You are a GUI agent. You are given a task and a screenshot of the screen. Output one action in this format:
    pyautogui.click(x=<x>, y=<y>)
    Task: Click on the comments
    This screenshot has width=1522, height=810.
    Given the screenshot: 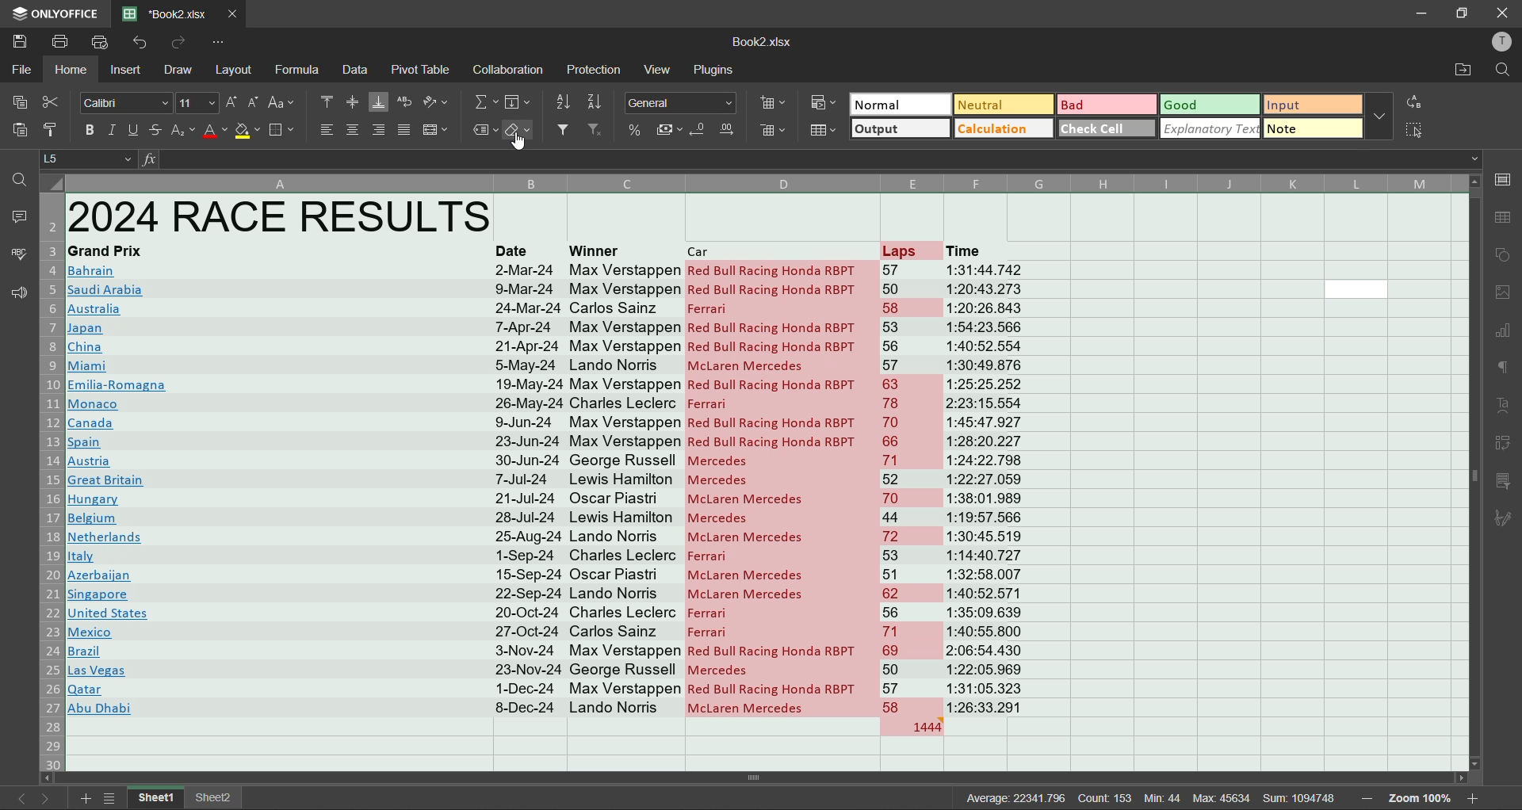 What is the action you would take?
    pyautogui.click(x=22, y=219)
    